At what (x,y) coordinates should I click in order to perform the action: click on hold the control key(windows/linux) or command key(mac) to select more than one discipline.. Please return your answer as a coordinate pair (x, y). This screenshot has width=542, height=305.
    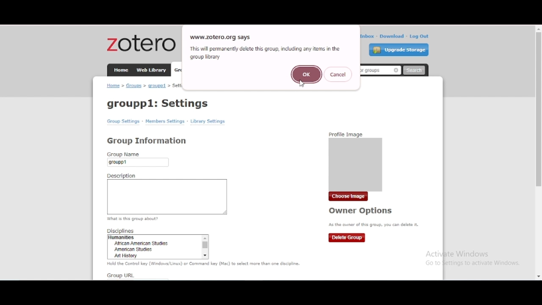
    Looking at the image, I should click on (205, 264).